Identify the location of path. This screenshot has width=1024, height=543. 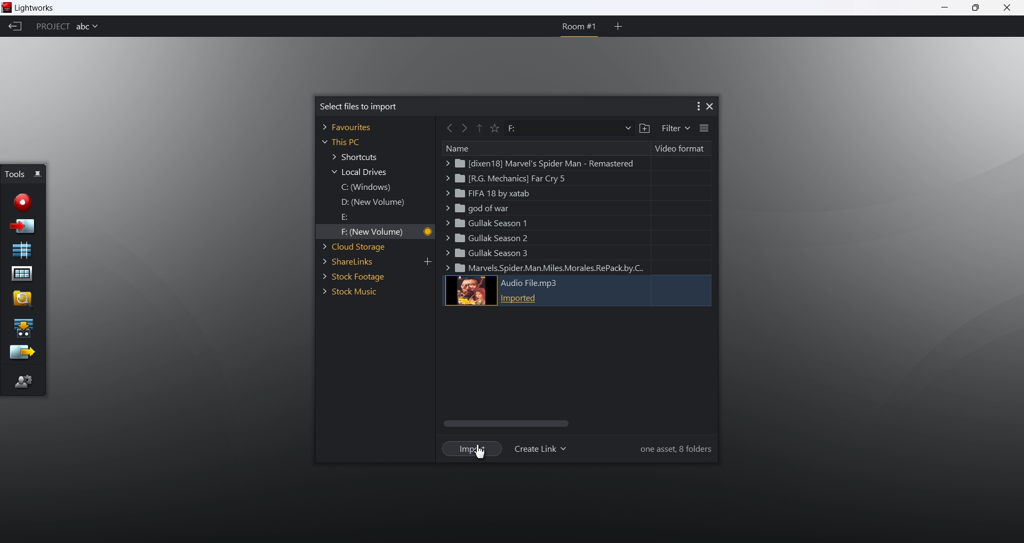
(543, 129).